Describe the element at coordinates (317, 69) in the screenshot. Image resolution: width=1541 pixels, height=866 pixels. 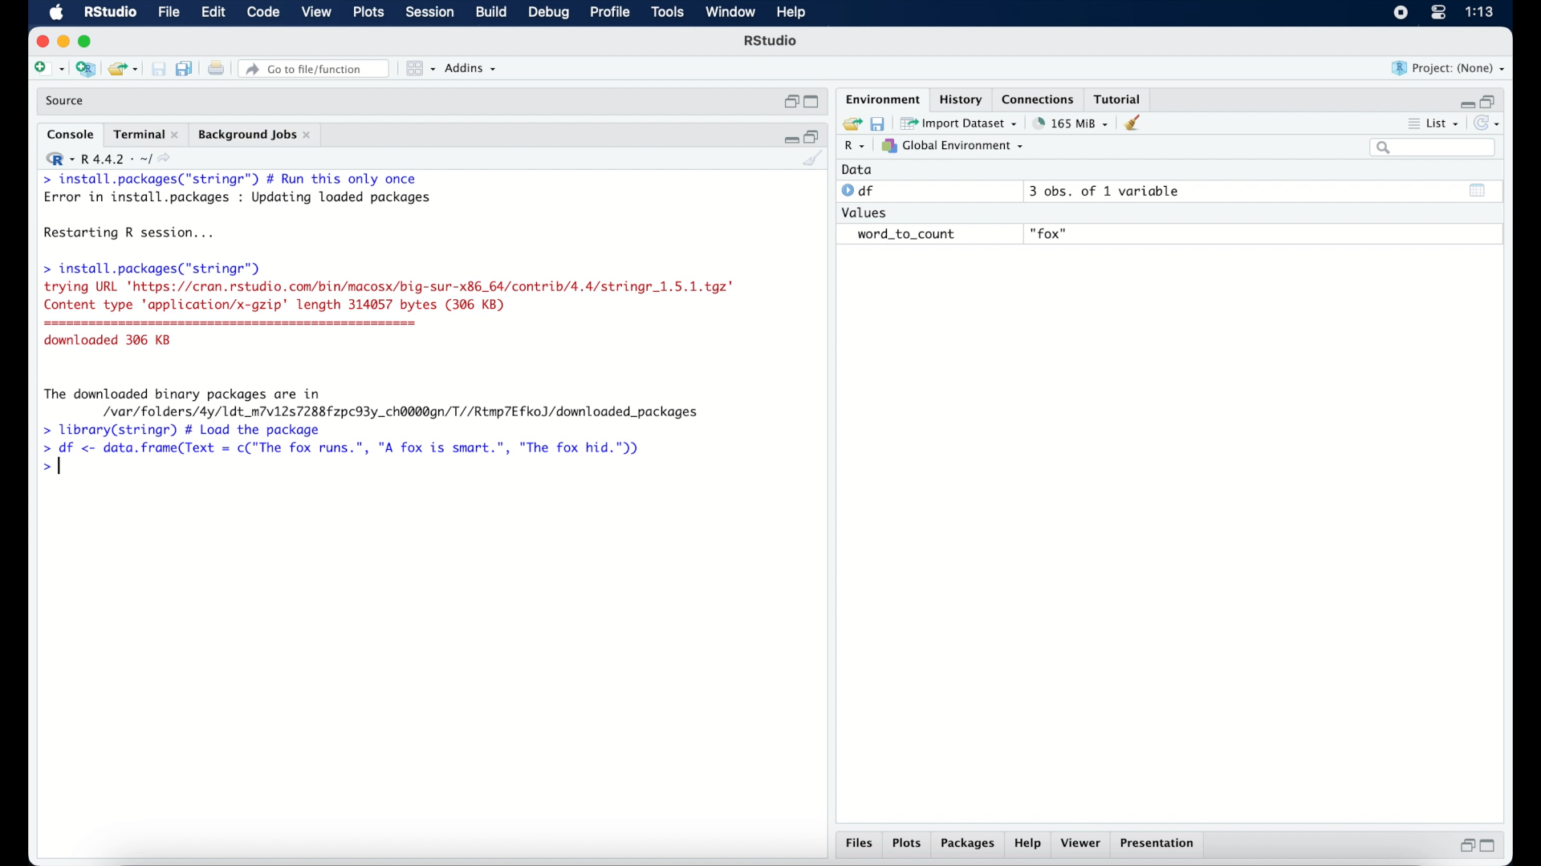
I see `go to file/function` at that location.